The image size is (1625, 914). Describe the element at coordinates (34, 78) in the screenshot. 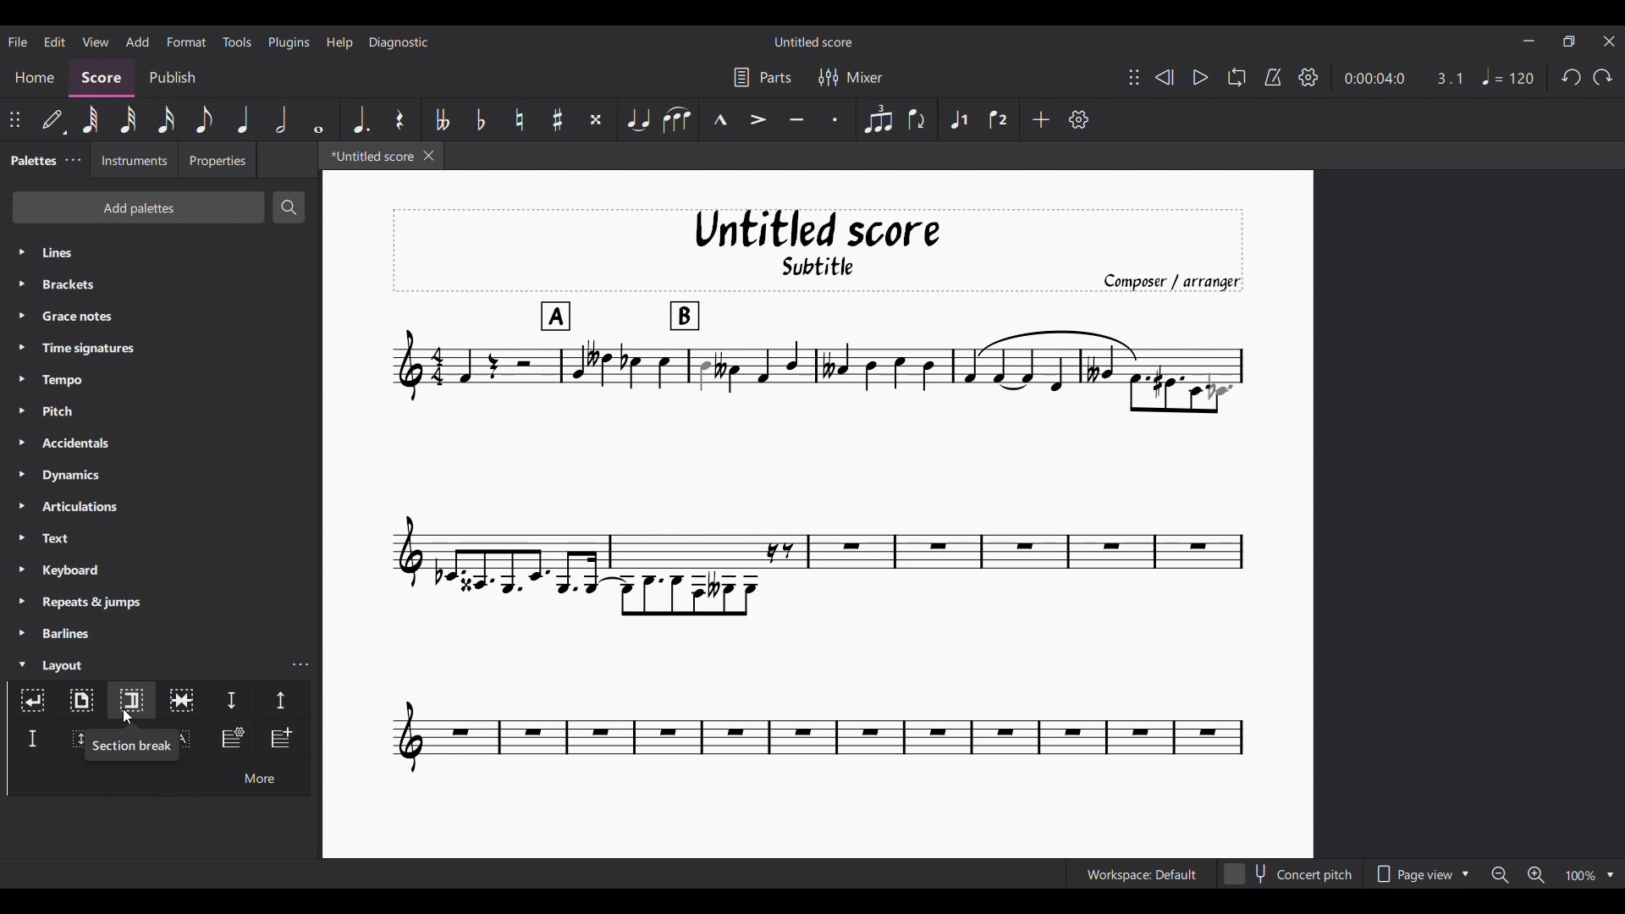

I see `Home section` at that location.